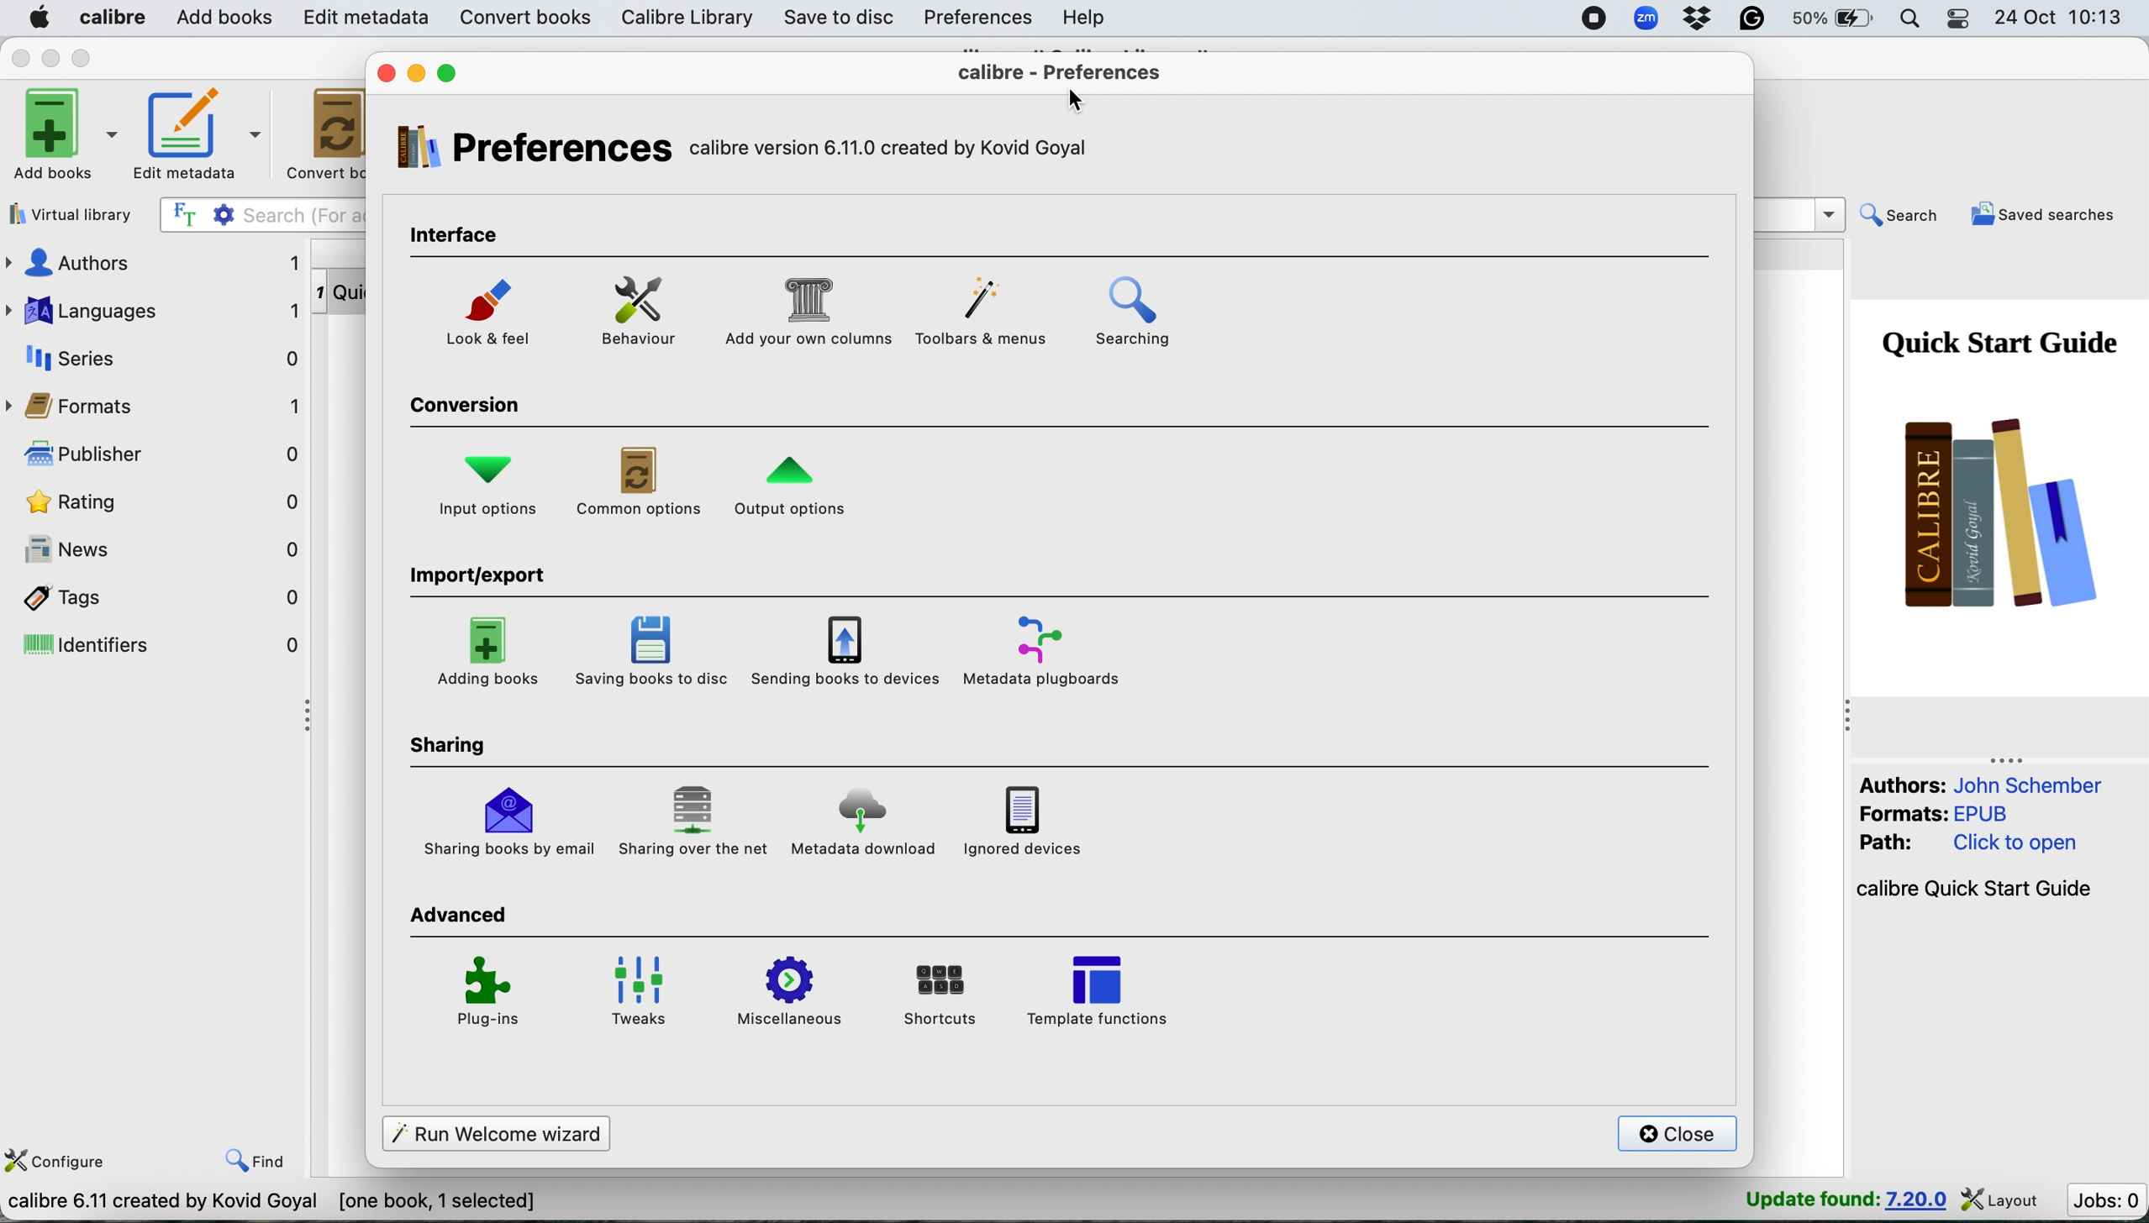 Image resolution: width=2149 pixels, height=1223 pixels. Describe the element at coordinates (227, 215) in the screenshot. I see `settings` at that location.